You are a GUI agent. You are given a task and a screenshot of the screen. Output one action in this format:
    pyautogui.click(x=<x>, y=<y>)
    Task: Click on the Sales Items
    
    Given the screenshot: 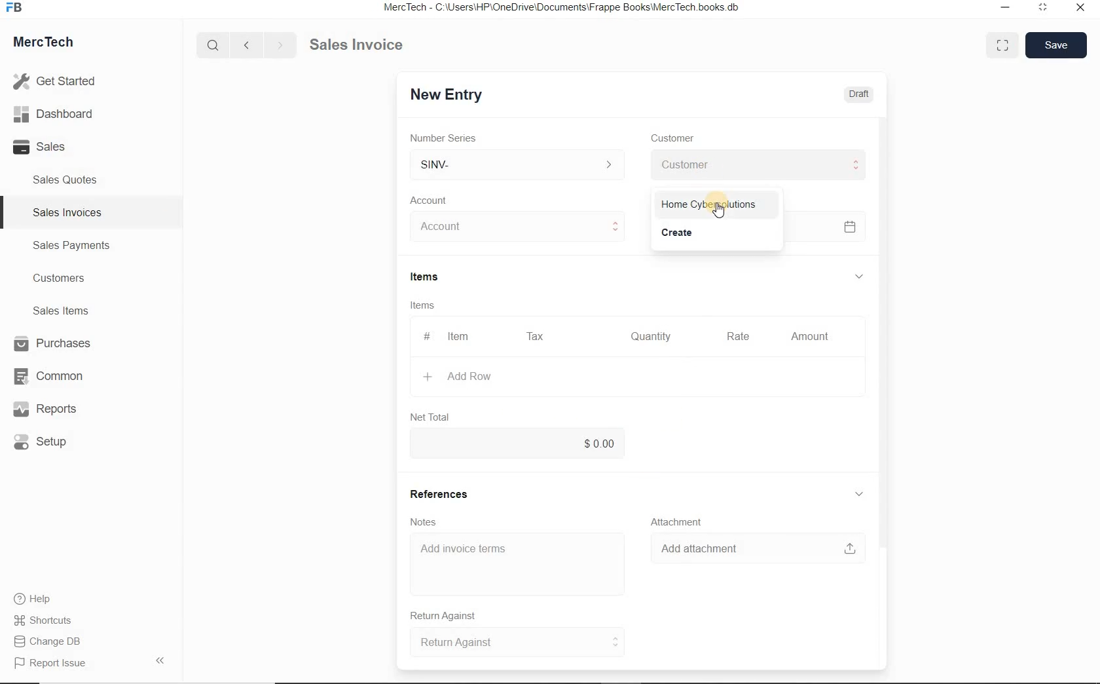 What is the action you would take?
    pyautogui.click(x=69, y=311)
    